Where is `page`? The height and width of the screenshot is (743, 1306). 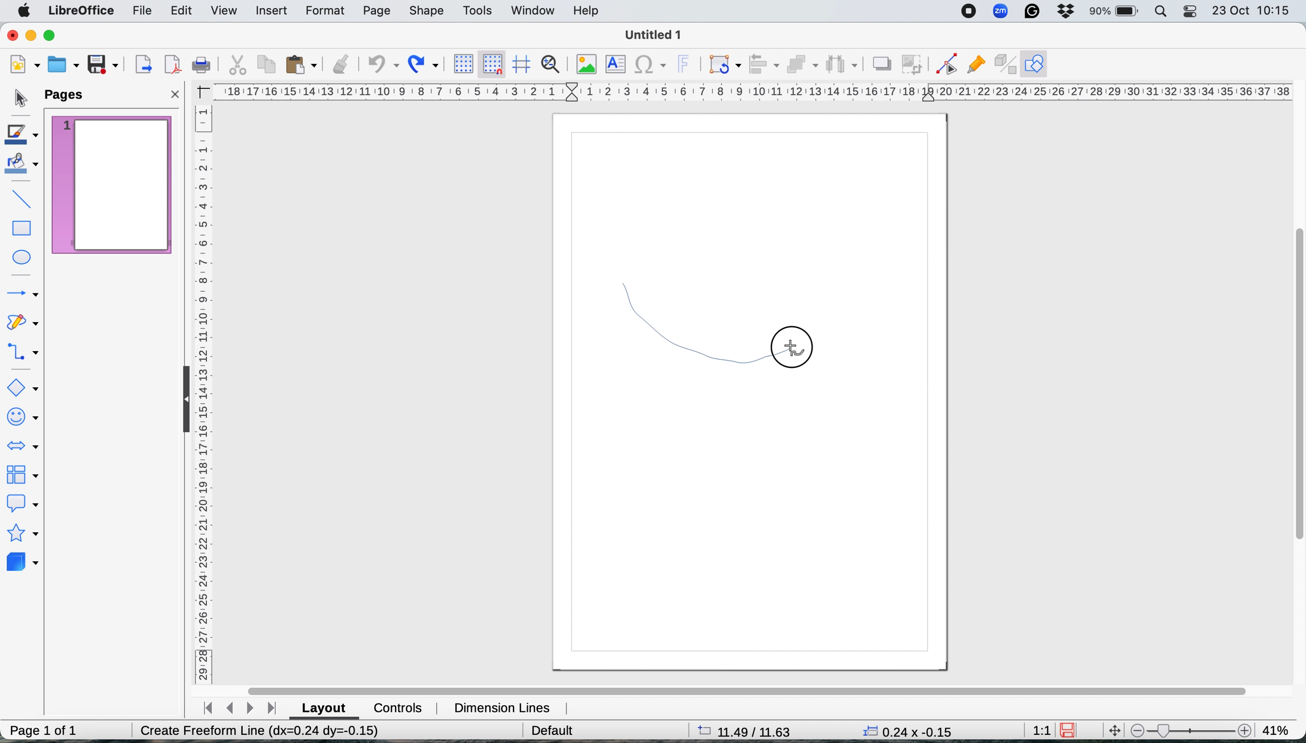
page is located at coordinates (378, 11).